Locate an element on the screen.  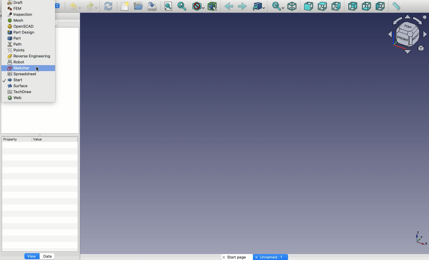
 is located at coordinates (233, 133).